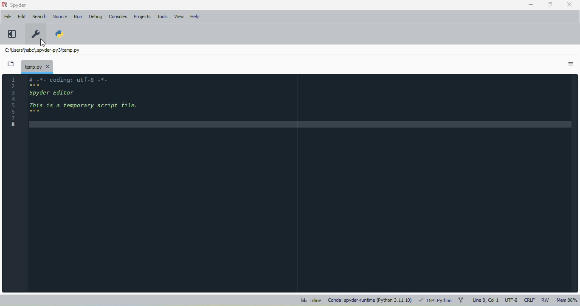  What do you see at coordinates (569, 4) in the screenshot?
I see `close` at bounding box center [569, 4].